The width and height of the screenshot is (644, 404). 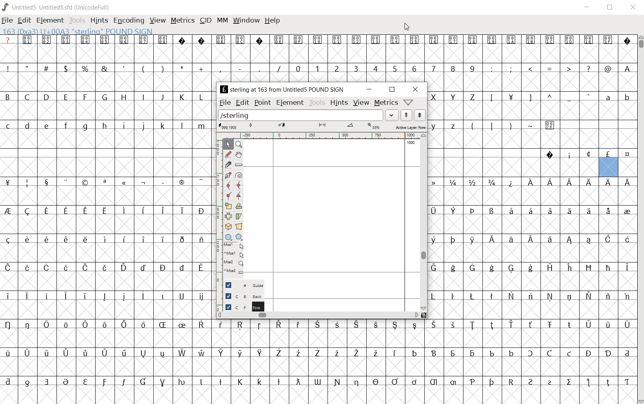 I want to click on &, so click(x=105, y=68).